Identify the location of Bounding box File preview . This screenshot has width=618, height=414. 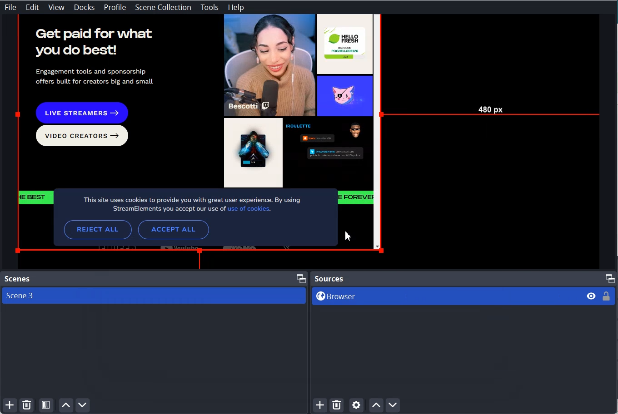
(308, 141).